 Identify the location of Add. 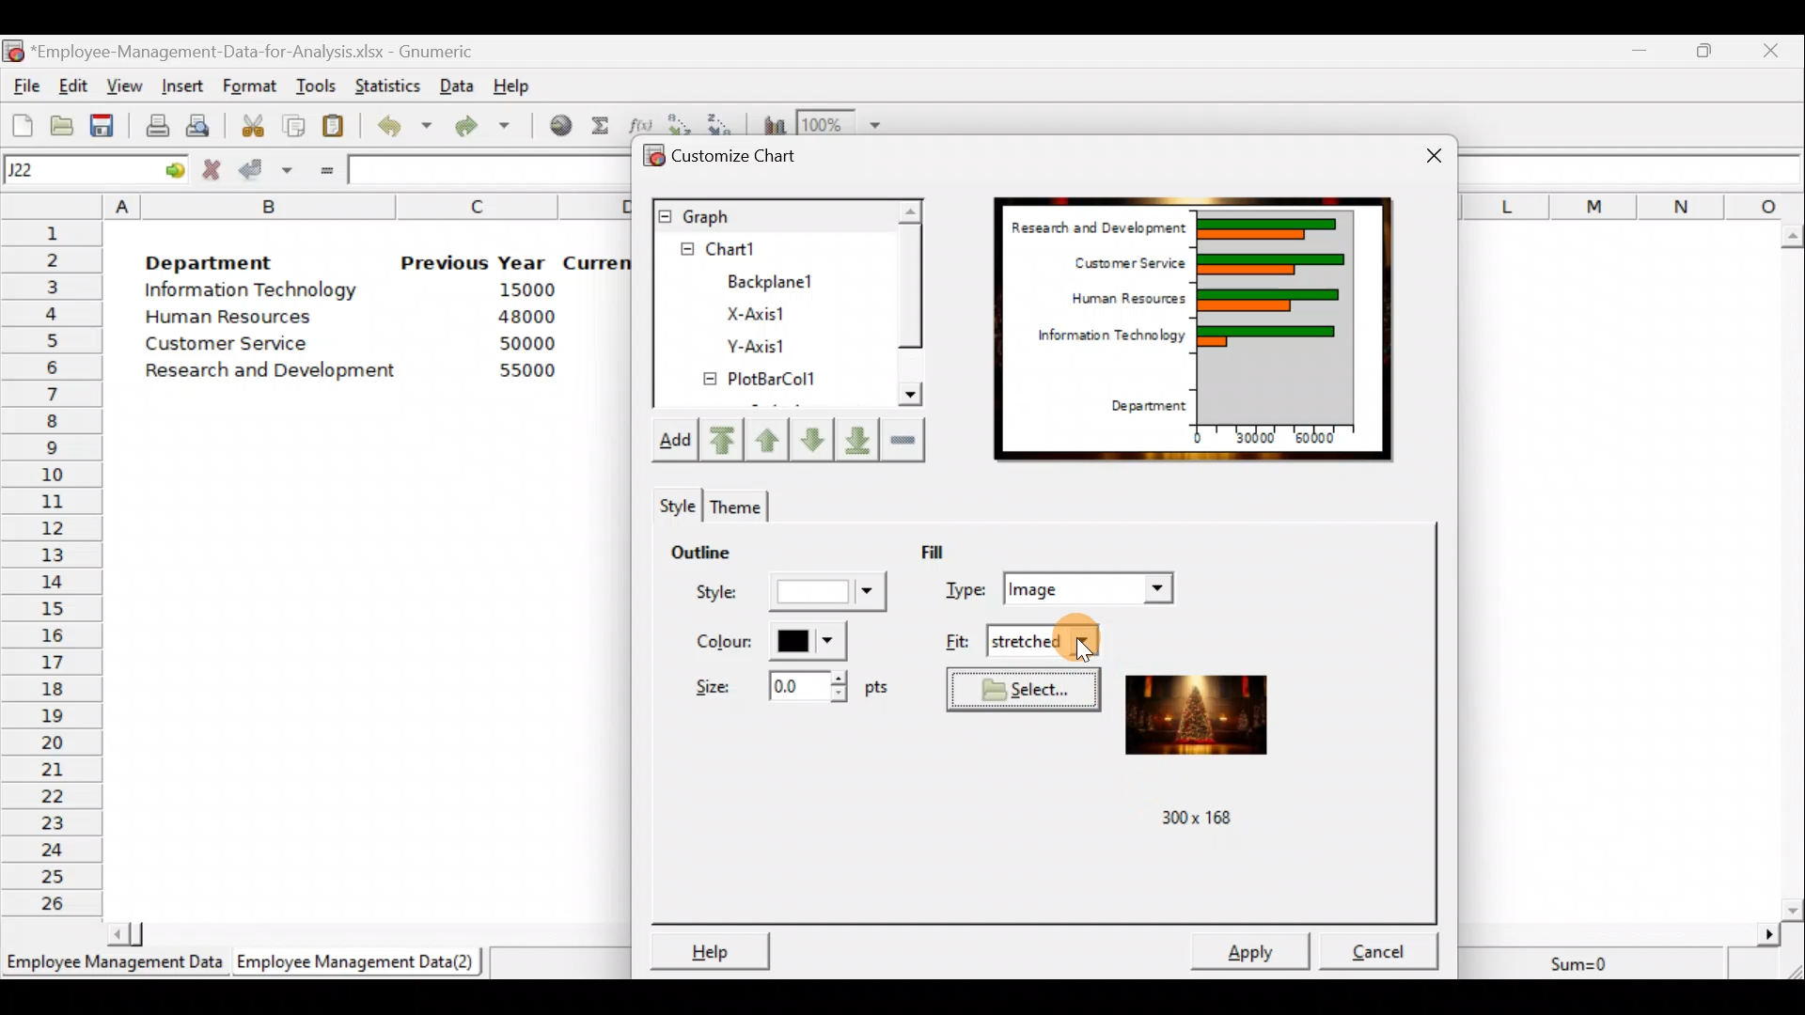
(681, 442).